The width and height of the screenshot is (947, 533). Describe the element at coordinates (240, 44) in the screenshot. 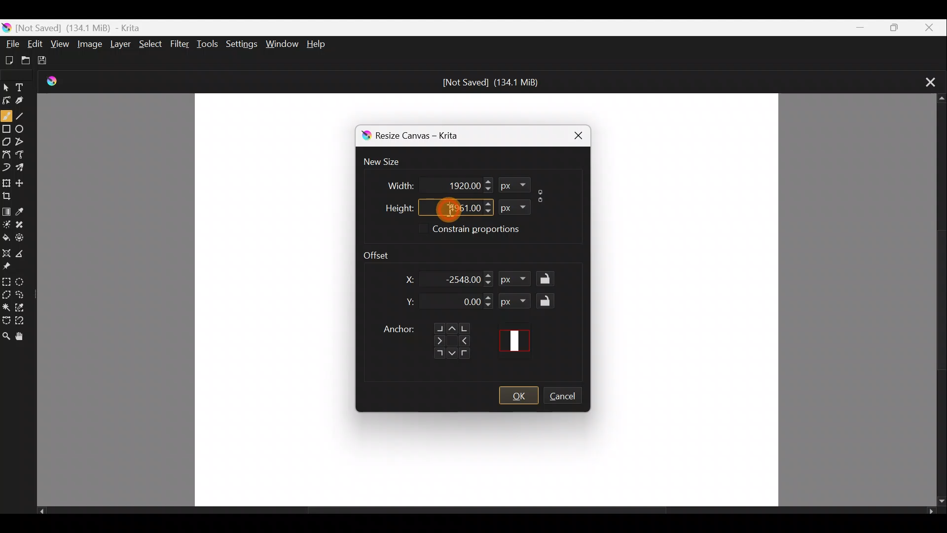

I see `Settings` at that location.